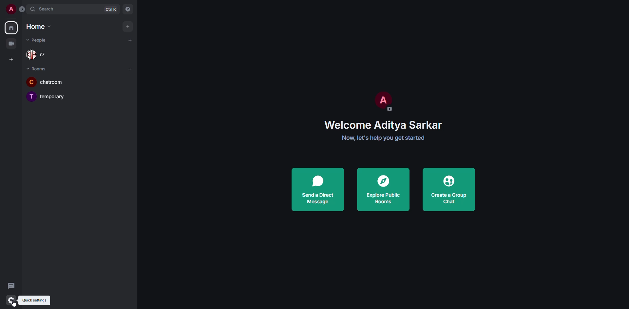 The width and height of the screenshot is (629, 309). What do you see at coordinates (447, 189) in the screenshot?
I see `create a group chat` at bounding box center [447, 189].